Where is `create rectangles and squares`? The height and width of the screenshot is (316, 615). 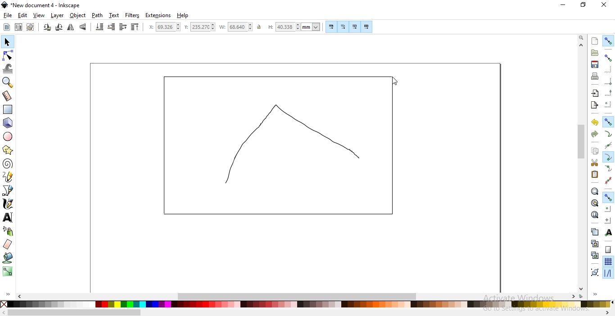 create rectangles and squares is located at coordinates (7, 109).